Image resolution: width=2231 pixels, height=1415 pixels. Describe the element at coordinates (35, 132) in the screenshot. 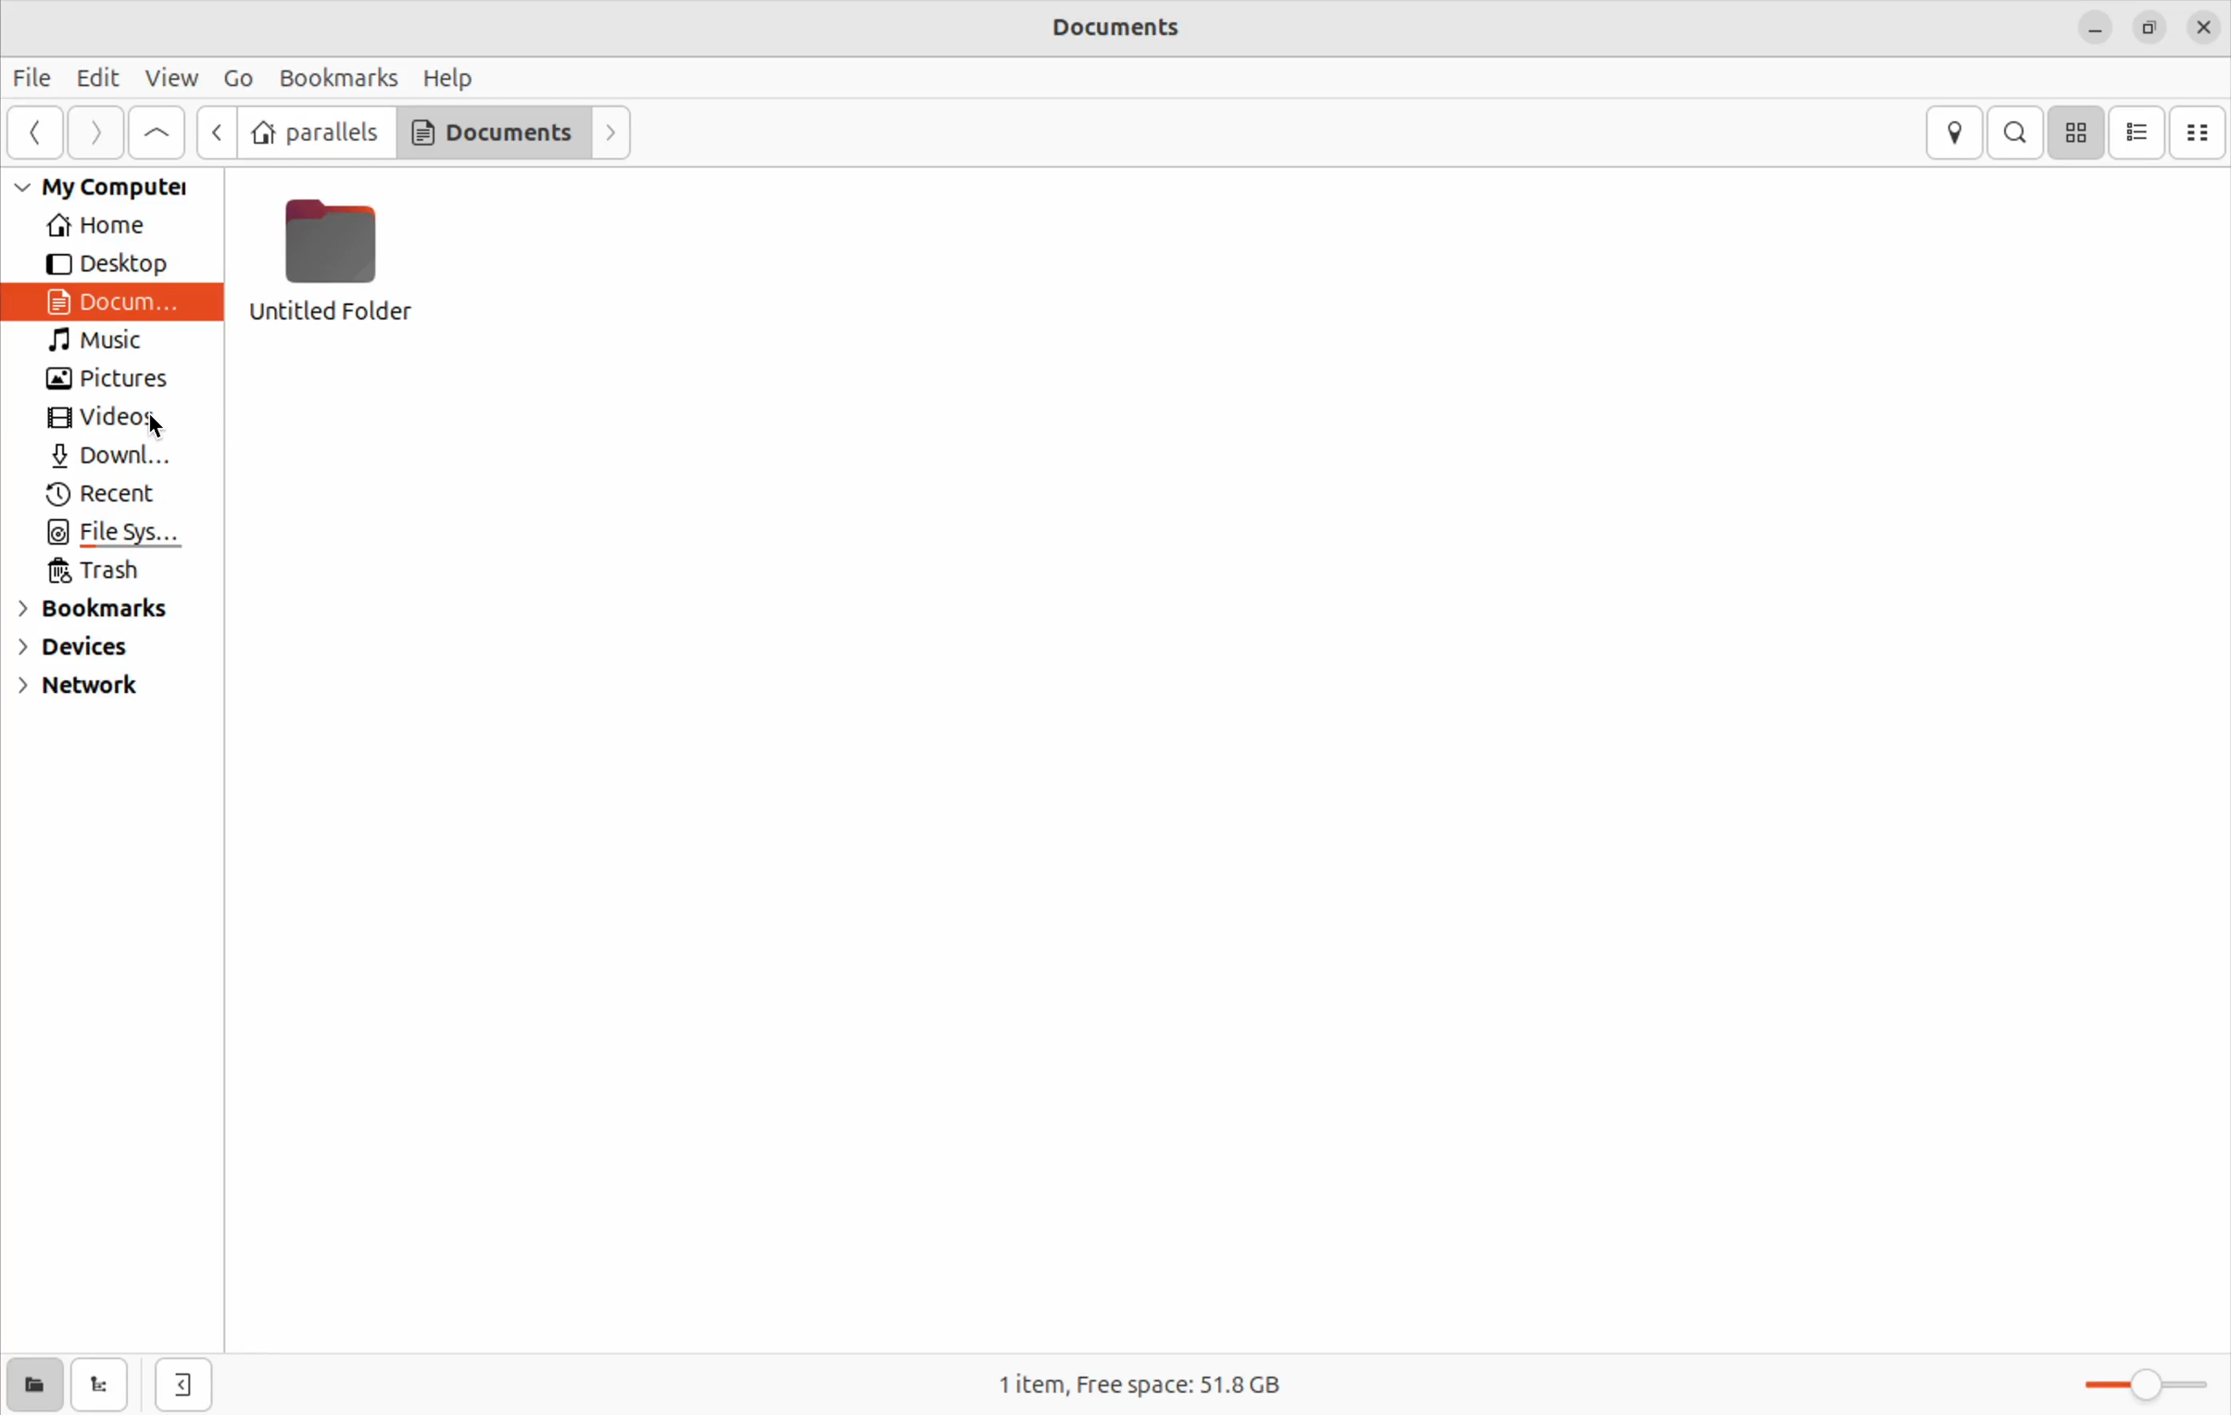

I see `Go previous` at that location.